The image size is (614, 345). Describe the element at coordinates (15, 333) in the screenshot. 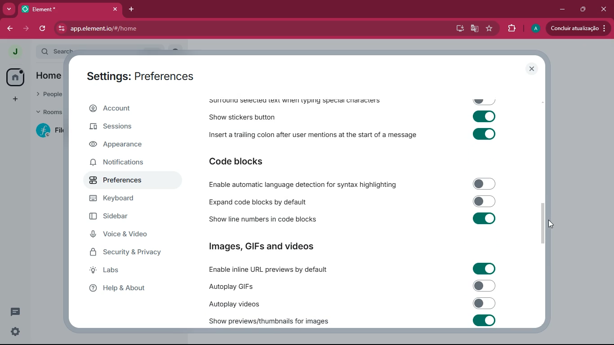

I see `settings ` at that location.